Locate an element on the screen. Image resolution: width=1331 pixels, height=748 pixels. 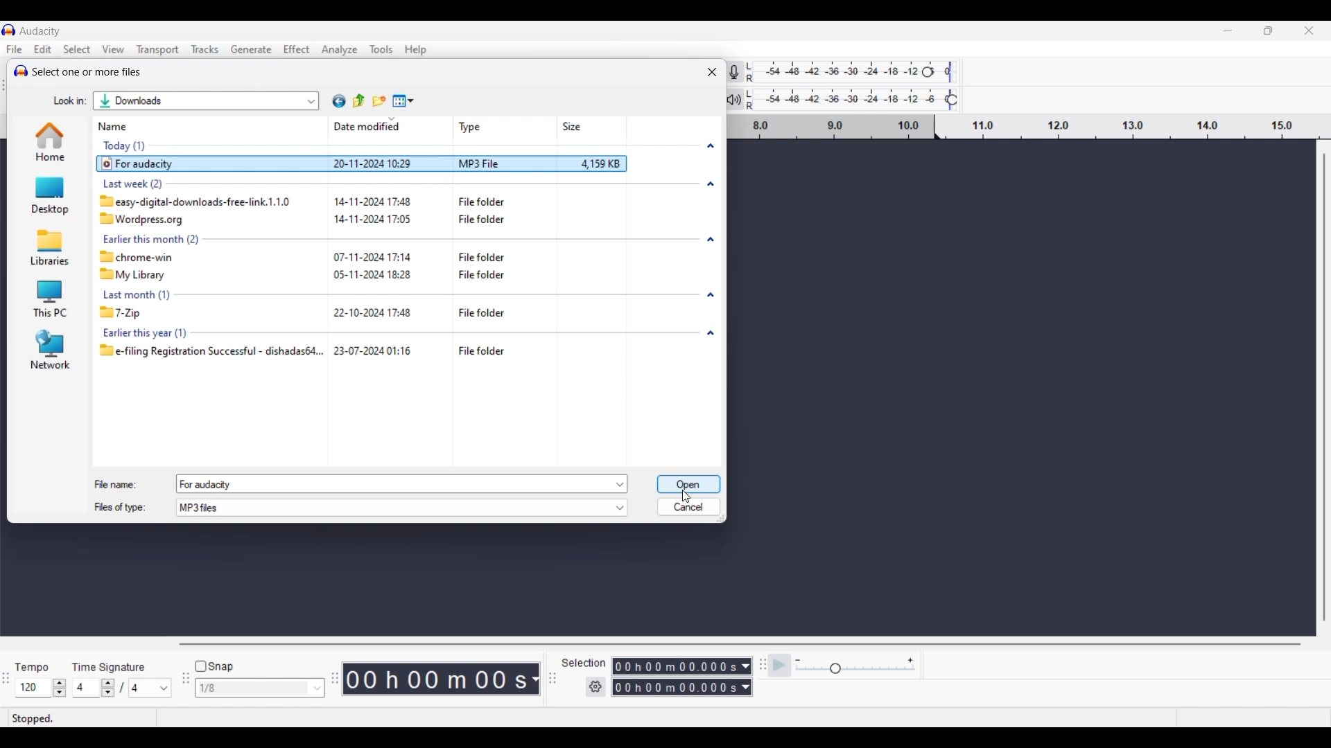
Transport menu is located at coordinates (157, 49).